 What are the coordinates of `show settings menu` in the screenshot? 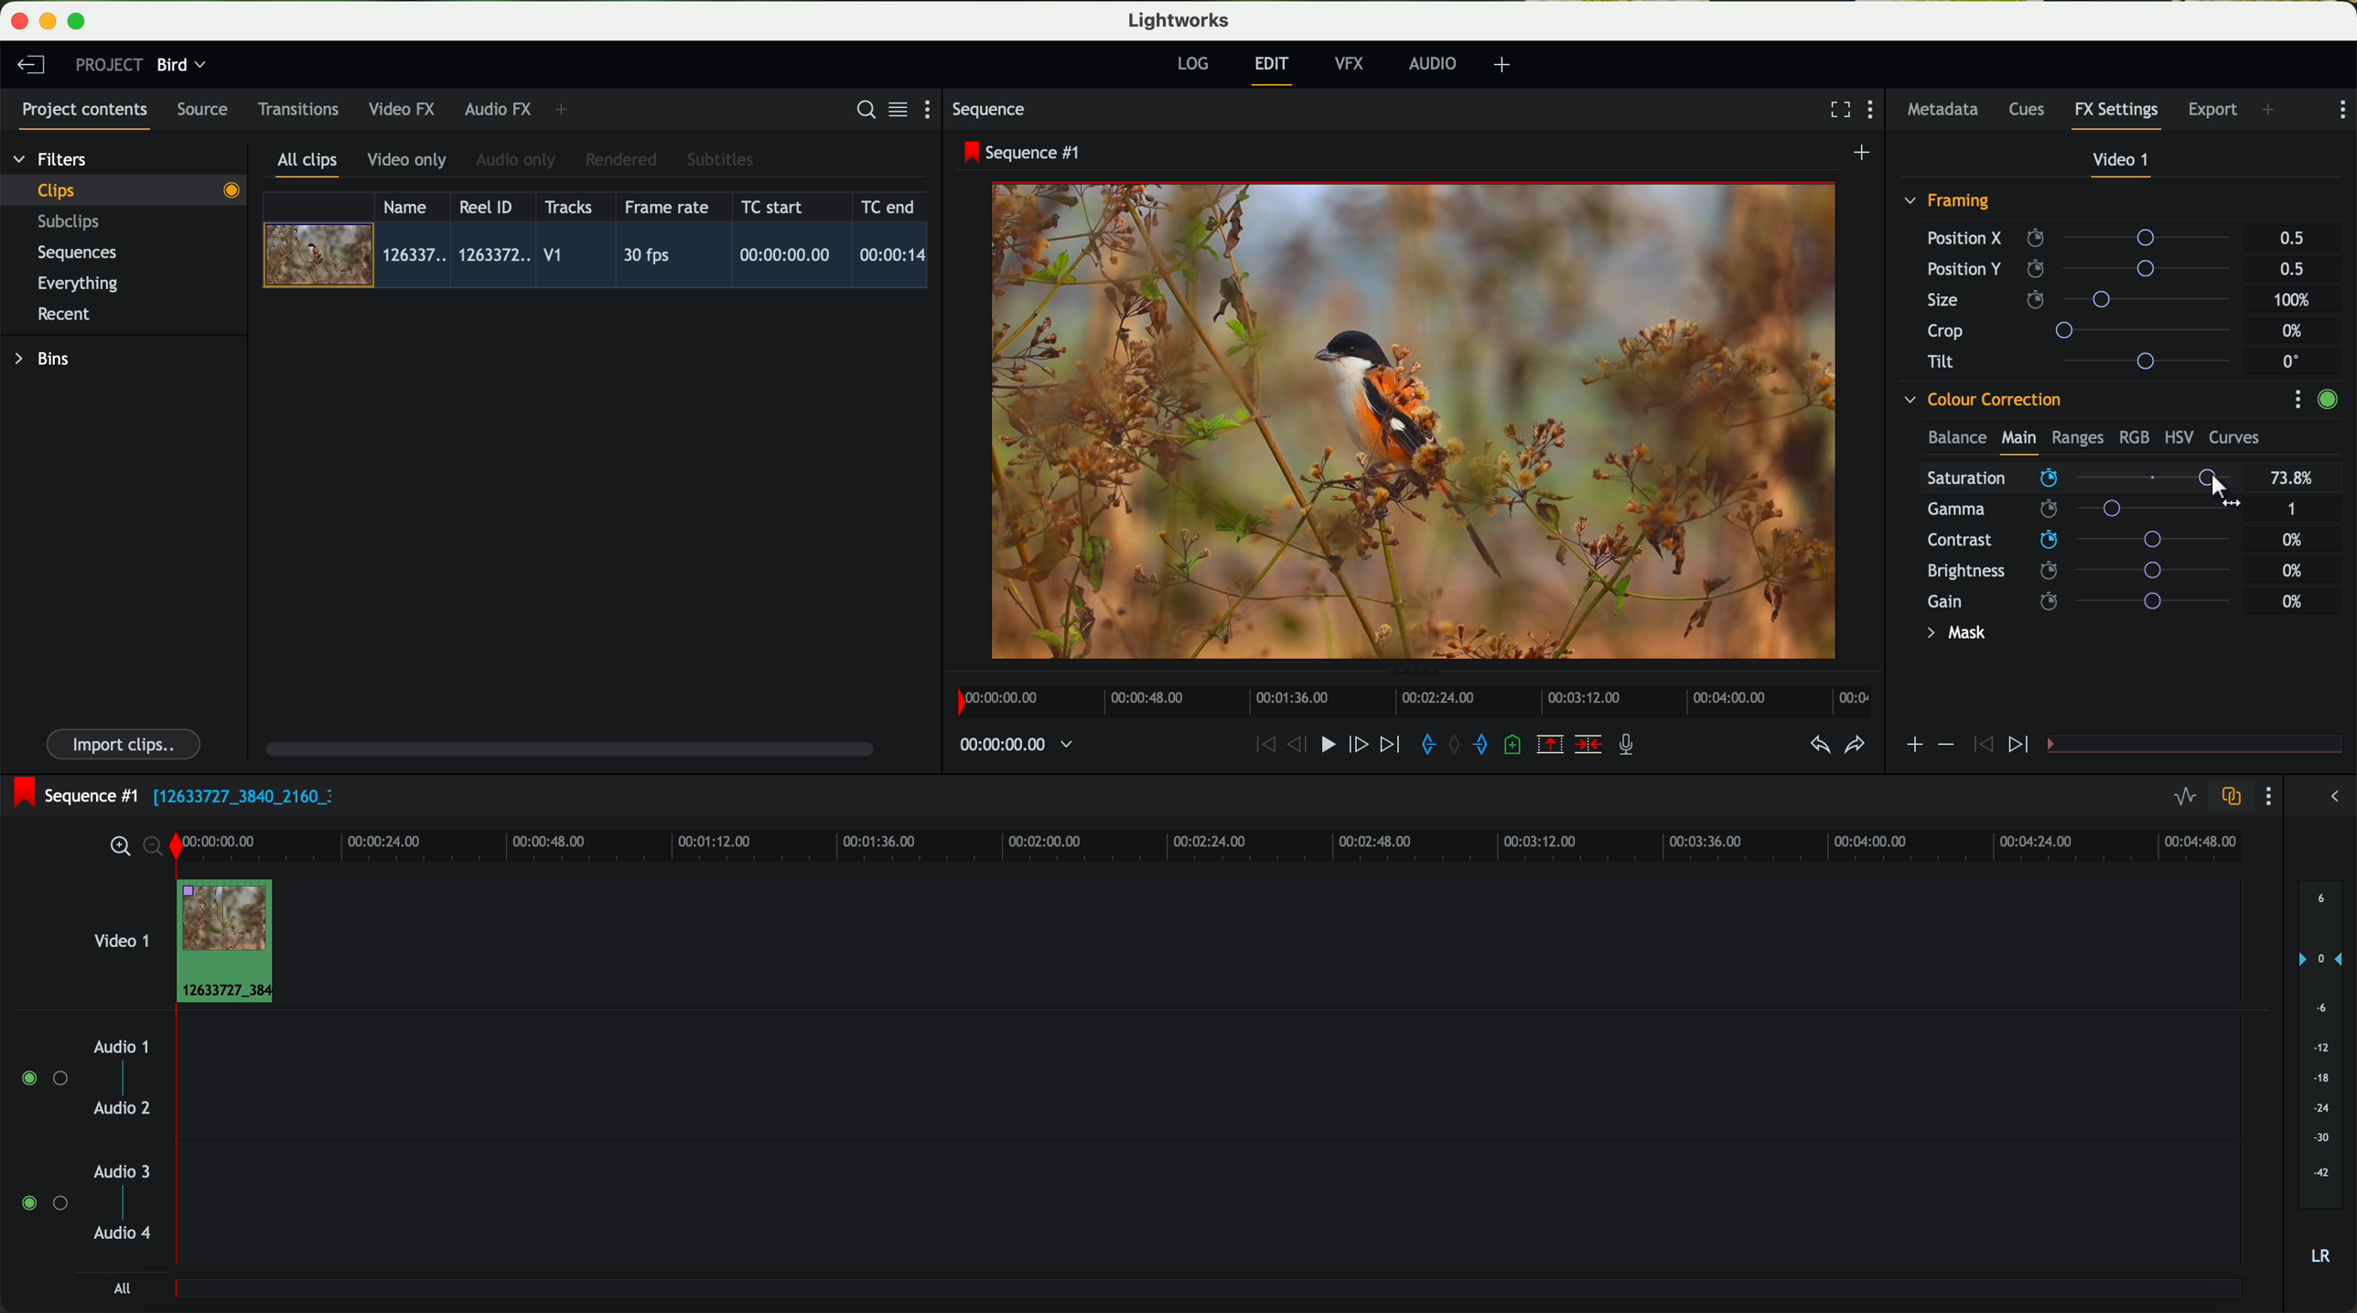 It's located at (2266, 796).